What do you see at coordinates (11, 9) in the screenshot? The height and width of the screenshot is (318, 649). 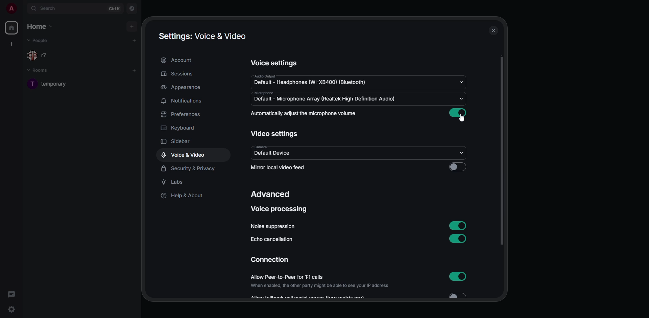 I see `profile` at bounding box center [11, 9].